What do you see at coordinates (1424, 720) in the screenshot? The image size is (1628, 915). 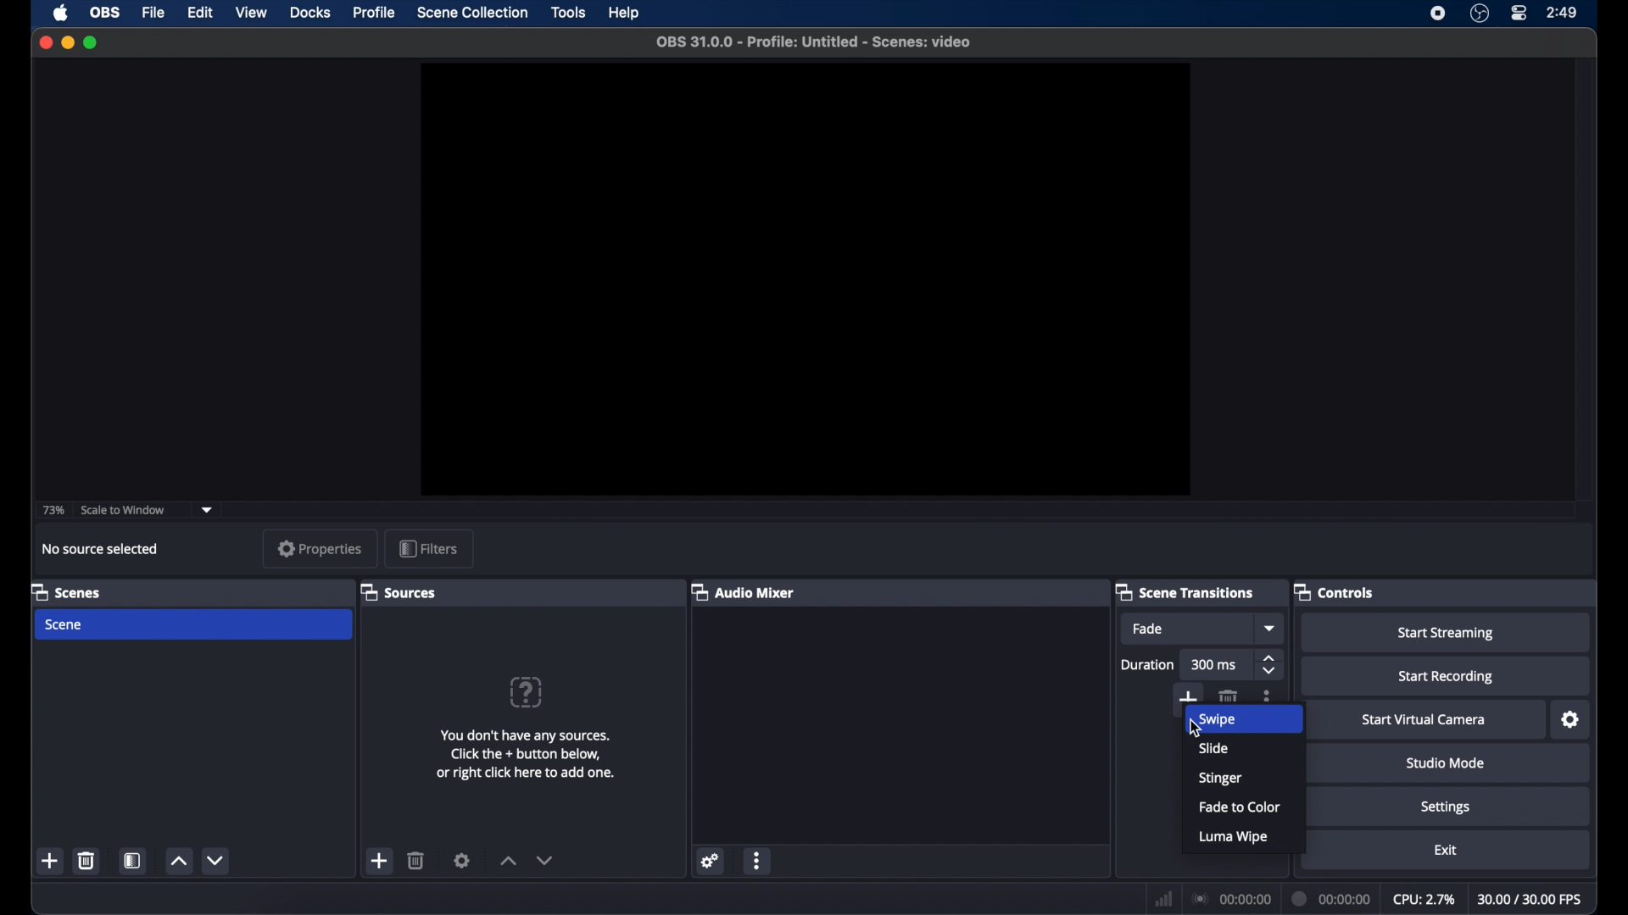 I see `start virtual camera` at bounding box center [1424, 720].